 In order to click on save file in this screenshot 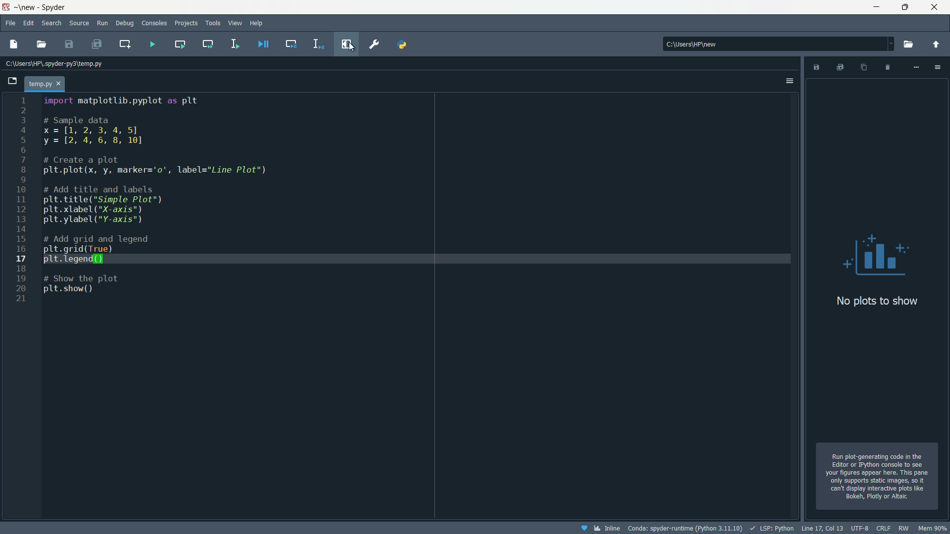, I will do `click(68, 44)`.